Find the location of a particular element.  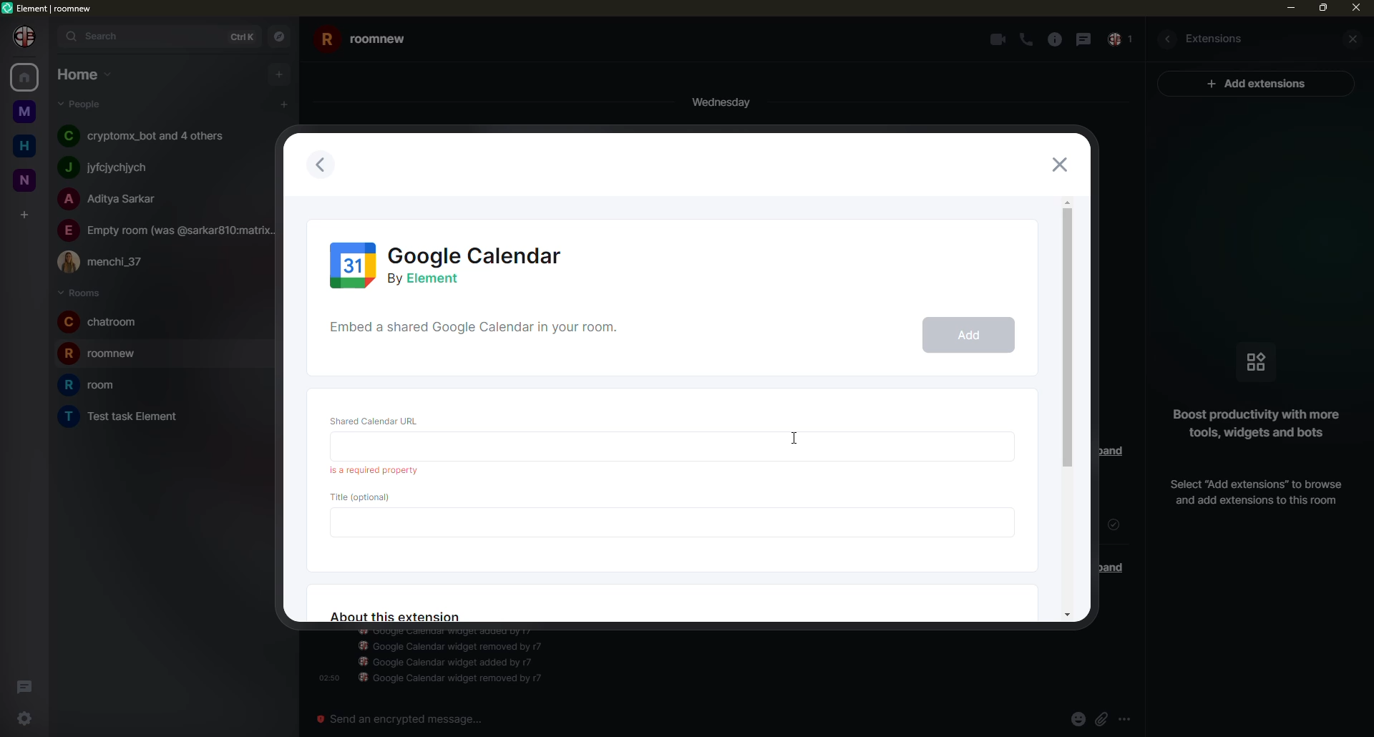

shared is located at coordinates (479, 332).